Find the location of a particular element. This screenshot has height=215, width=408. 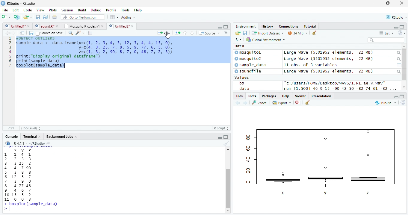

Addins is located at coordinates (129, 17).